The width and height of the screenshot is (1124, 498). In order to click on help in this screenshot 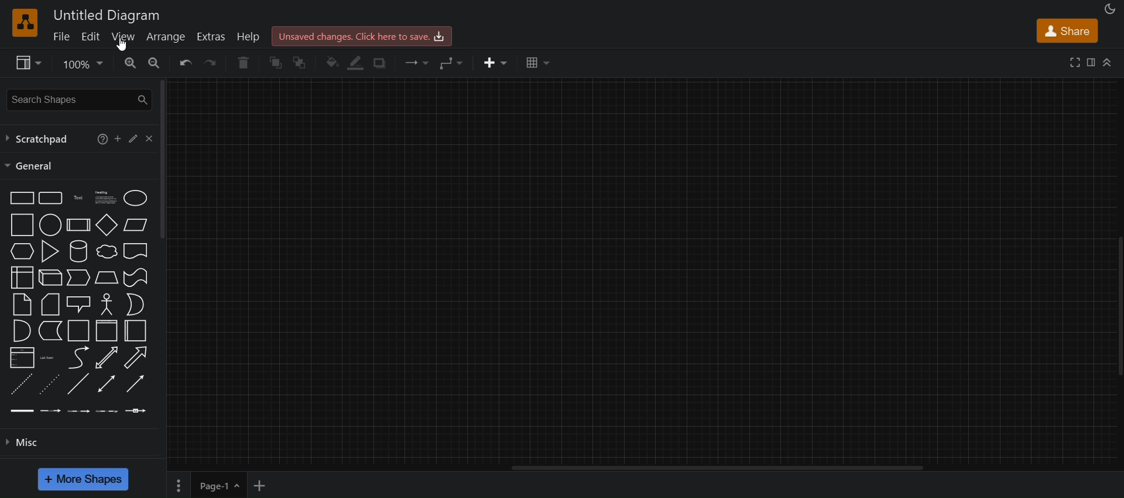, I will do `click(250, 36)`.